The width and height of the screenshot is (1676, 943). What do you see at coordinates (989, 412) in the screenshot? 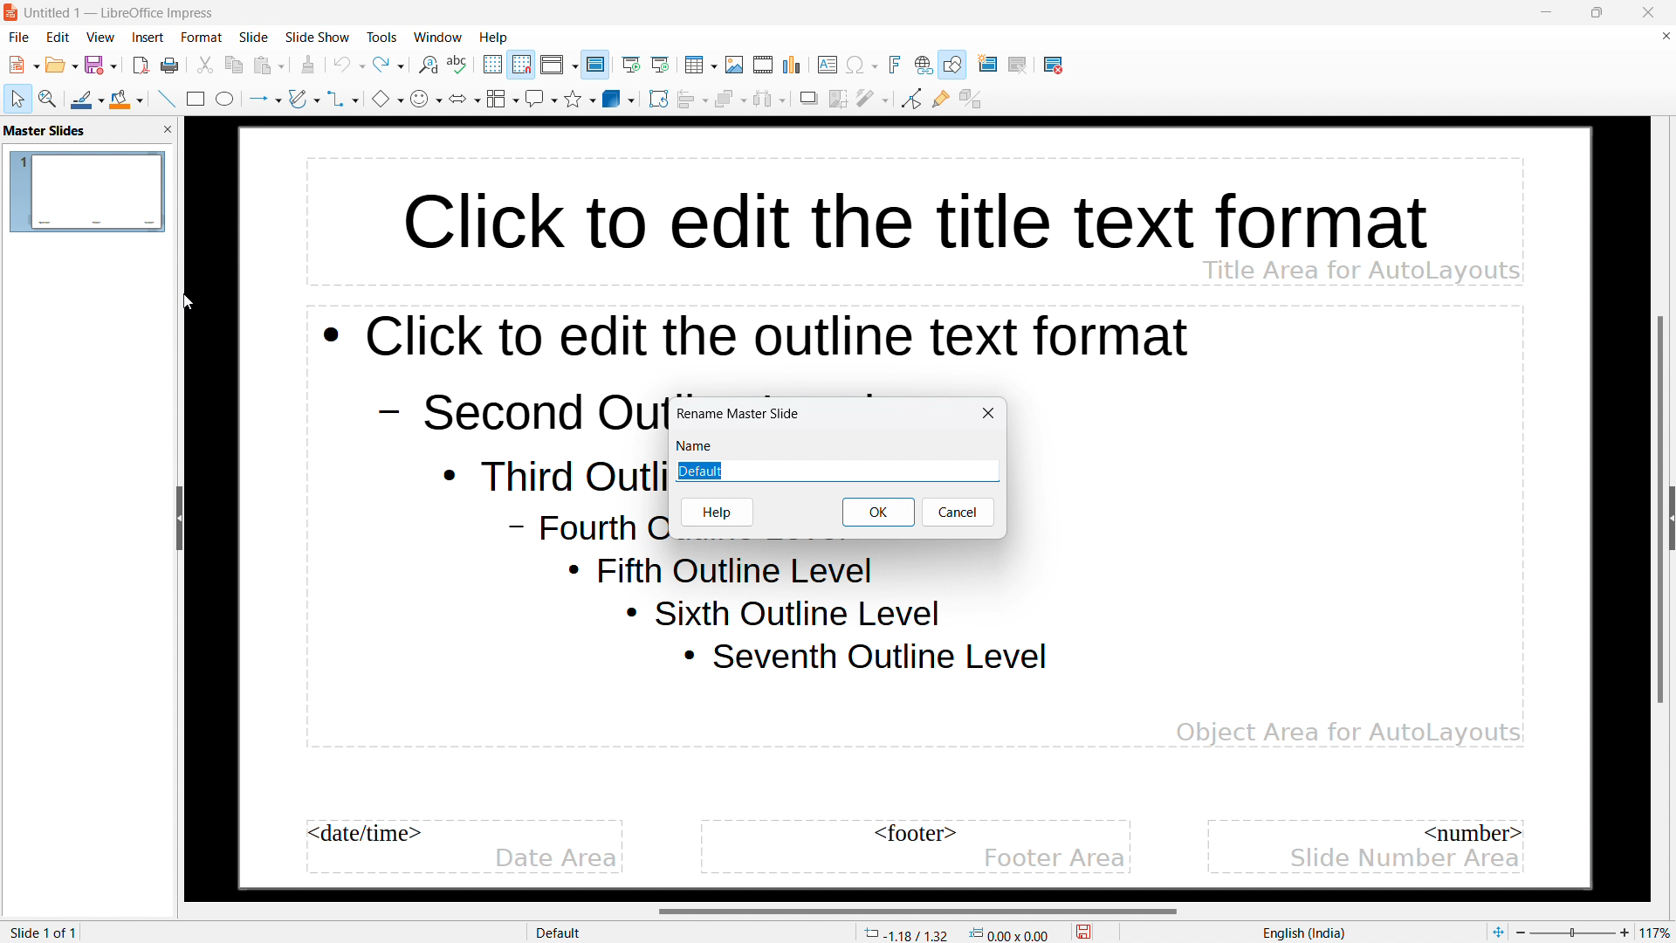
I see `close rename window` at bounding box center [989, 412].